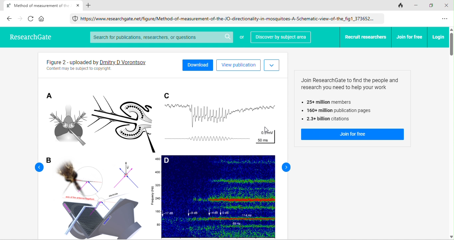 This screenshot has height=240, width=454. What do you see at coordinates (433, 6) in the screenshot?
I see `maximize` at bounding box center [433, 6].